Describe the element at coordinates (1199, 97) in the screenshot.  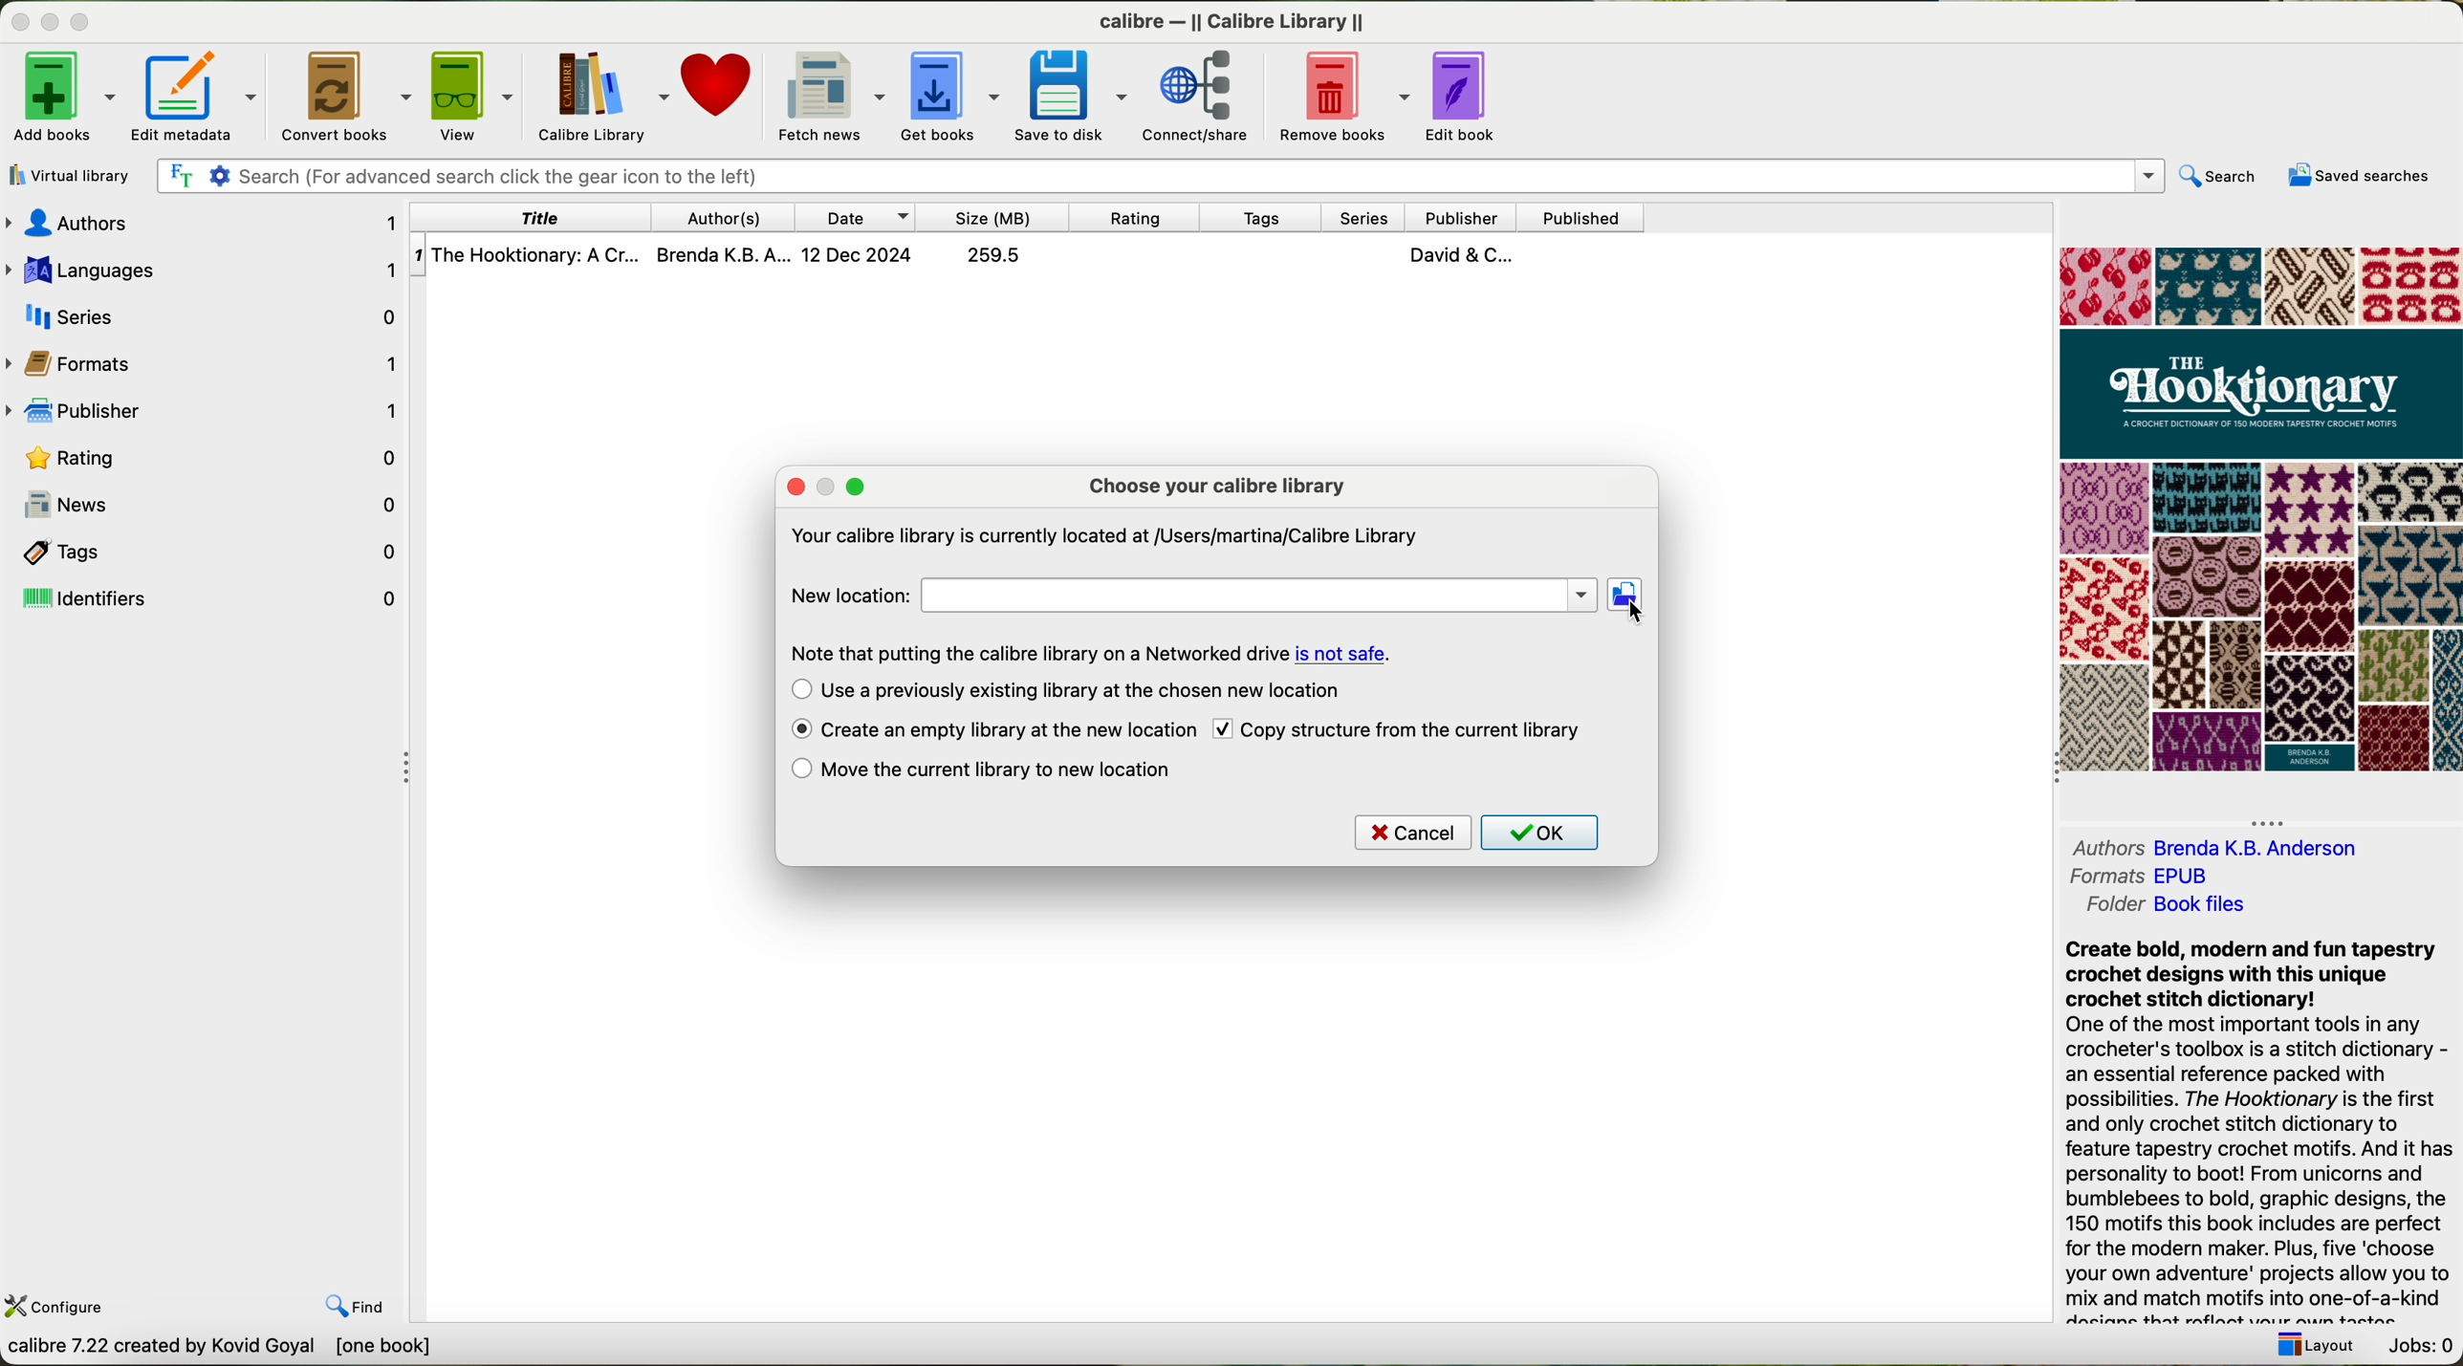
I see `connect/share` at that location.